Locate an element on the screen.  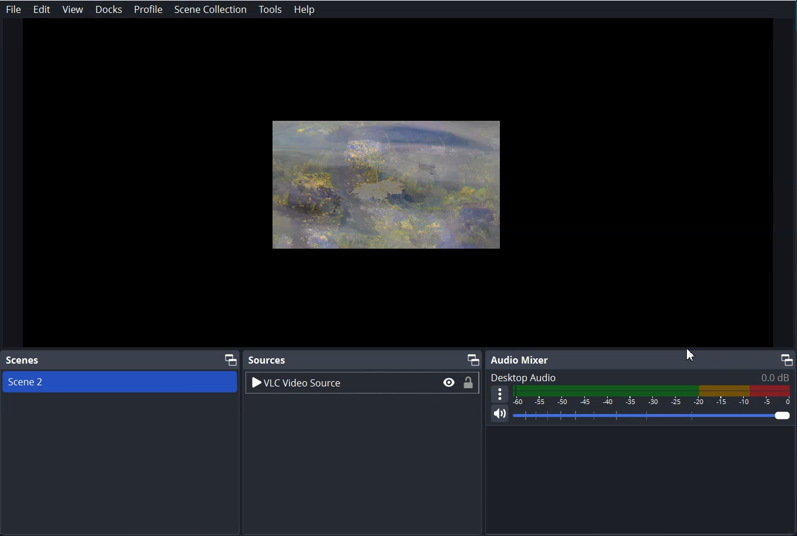
Maximize is located at coordinates (789, 358).